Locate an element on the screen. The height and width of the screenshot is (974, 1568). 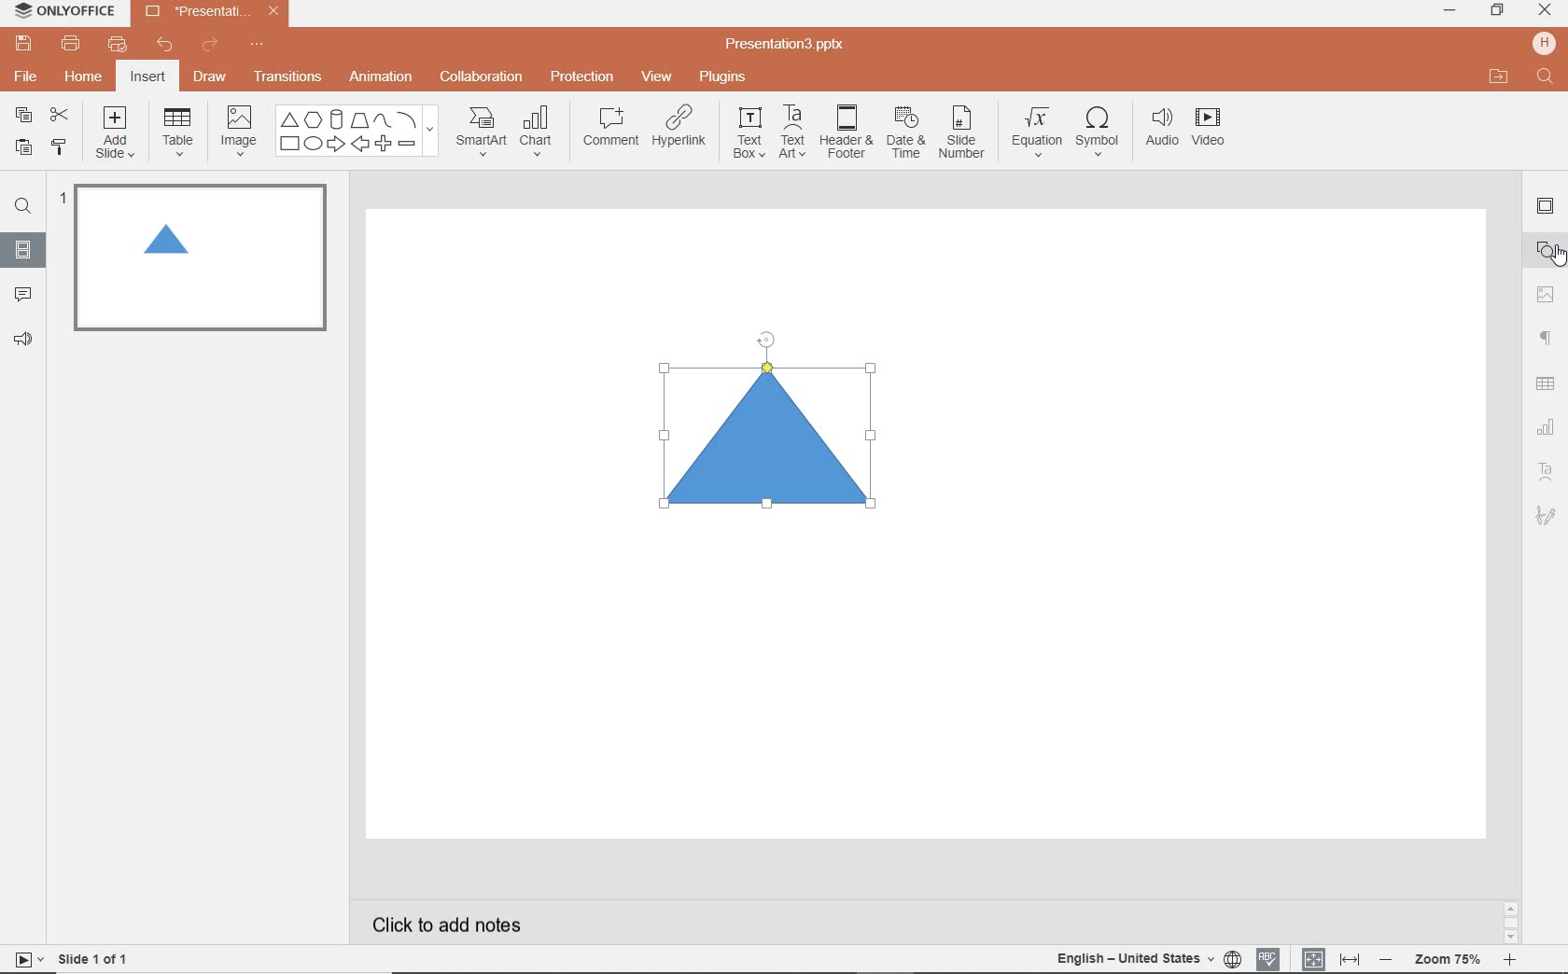
AUDIO is located at coordinates (1157, 129).